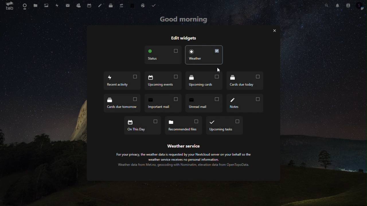  What do you see at coordinates (36, 5) in the screenshot?
I see `files` at bounding box center [36, 5].